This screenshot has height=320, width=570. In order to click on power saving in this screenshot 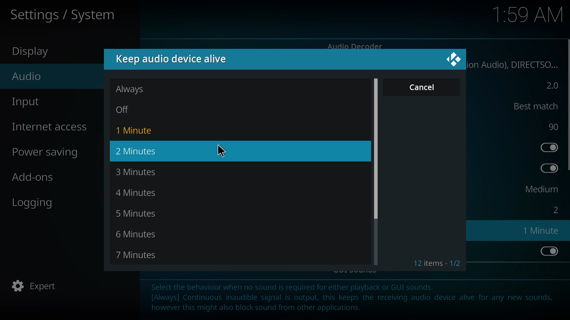, I will do `click(49, 153)`.